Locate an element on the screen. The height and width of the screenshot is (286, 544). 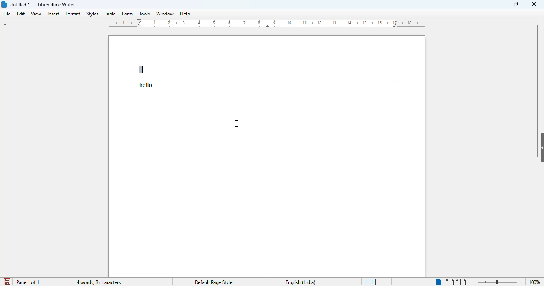
automatic page number in the header inserted is located at coordinates (141, 70).